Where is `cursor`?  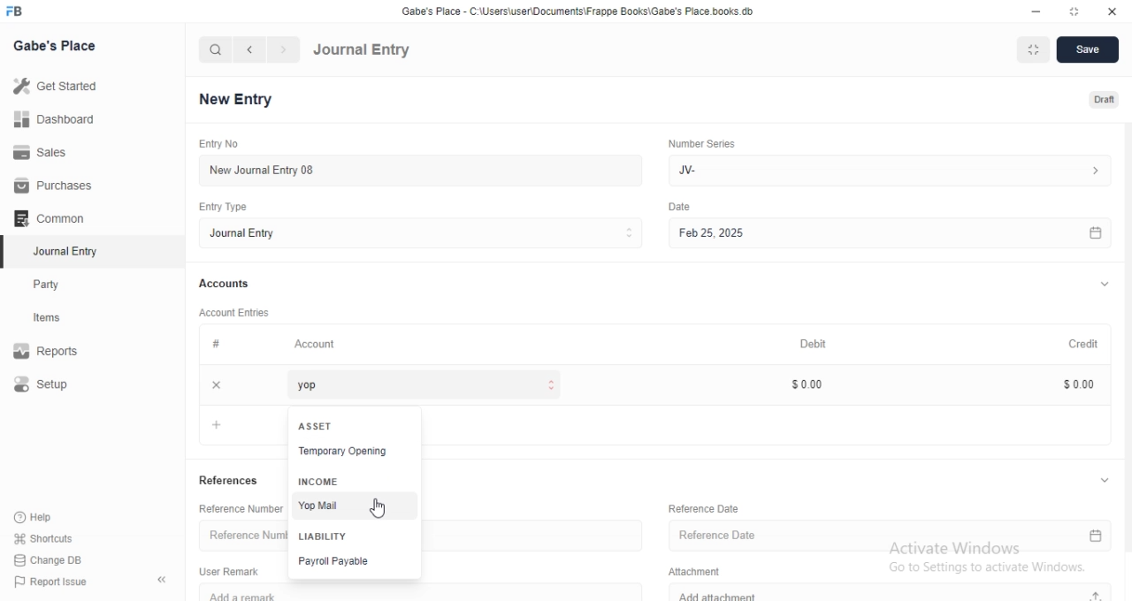 cursor is located at coordinates (382, 508).